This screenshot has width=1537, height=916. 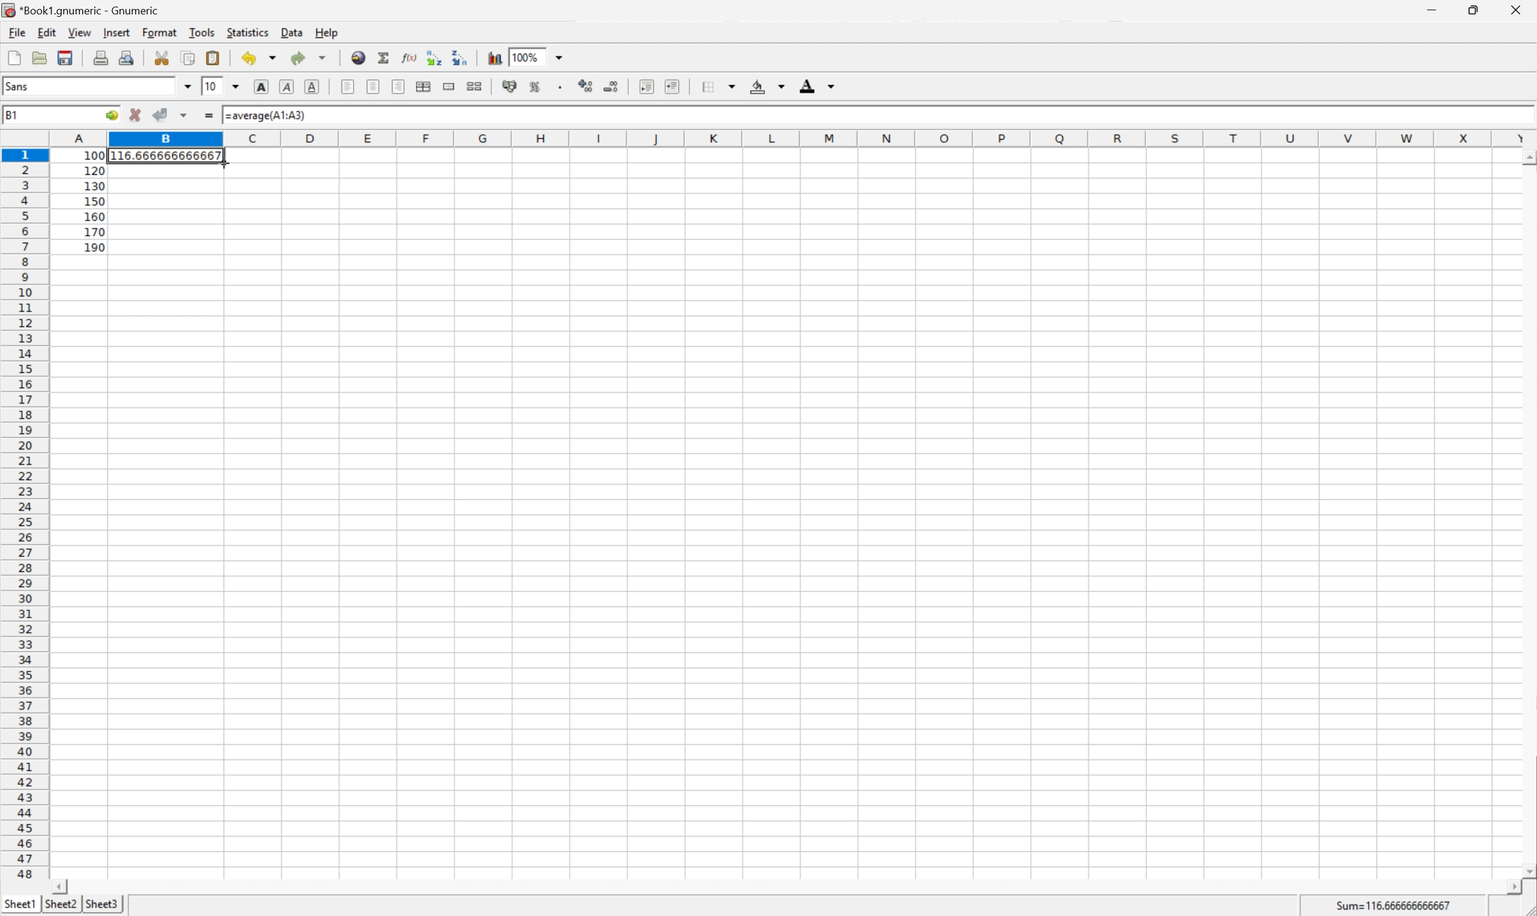 I want to click on =average(A1:A3), so click(x=266, y=116).